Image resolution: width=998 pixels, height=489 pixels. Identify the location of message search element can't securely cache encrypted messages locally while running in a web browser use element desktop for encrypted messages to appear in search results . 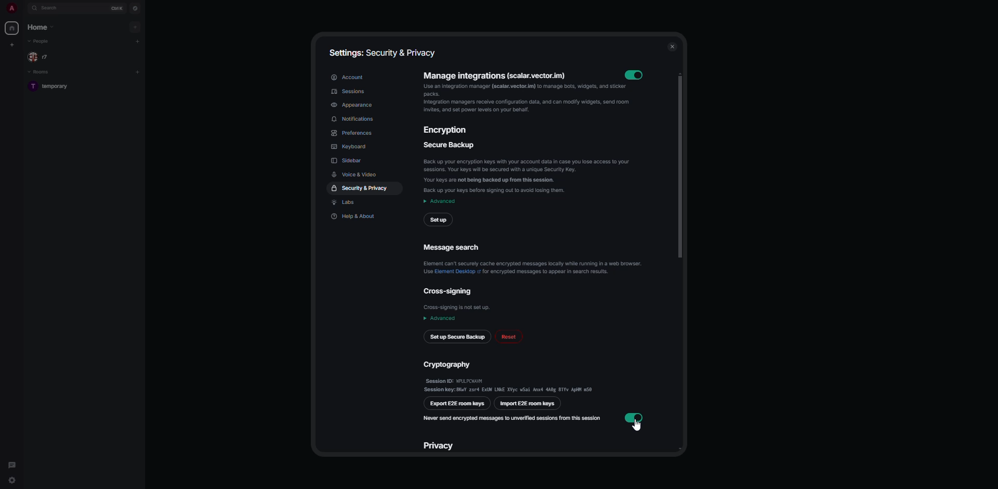
(532, 258).